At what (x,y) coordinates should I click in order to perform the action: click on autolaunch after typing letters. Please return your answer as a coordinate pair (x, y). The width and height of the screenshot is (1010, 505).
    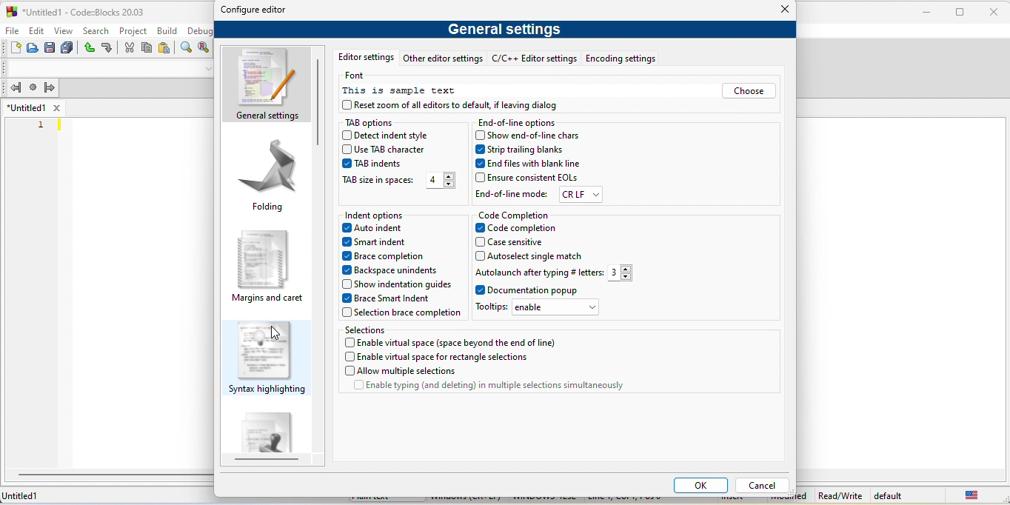
    Looking at the image, I should click on (561, 273).